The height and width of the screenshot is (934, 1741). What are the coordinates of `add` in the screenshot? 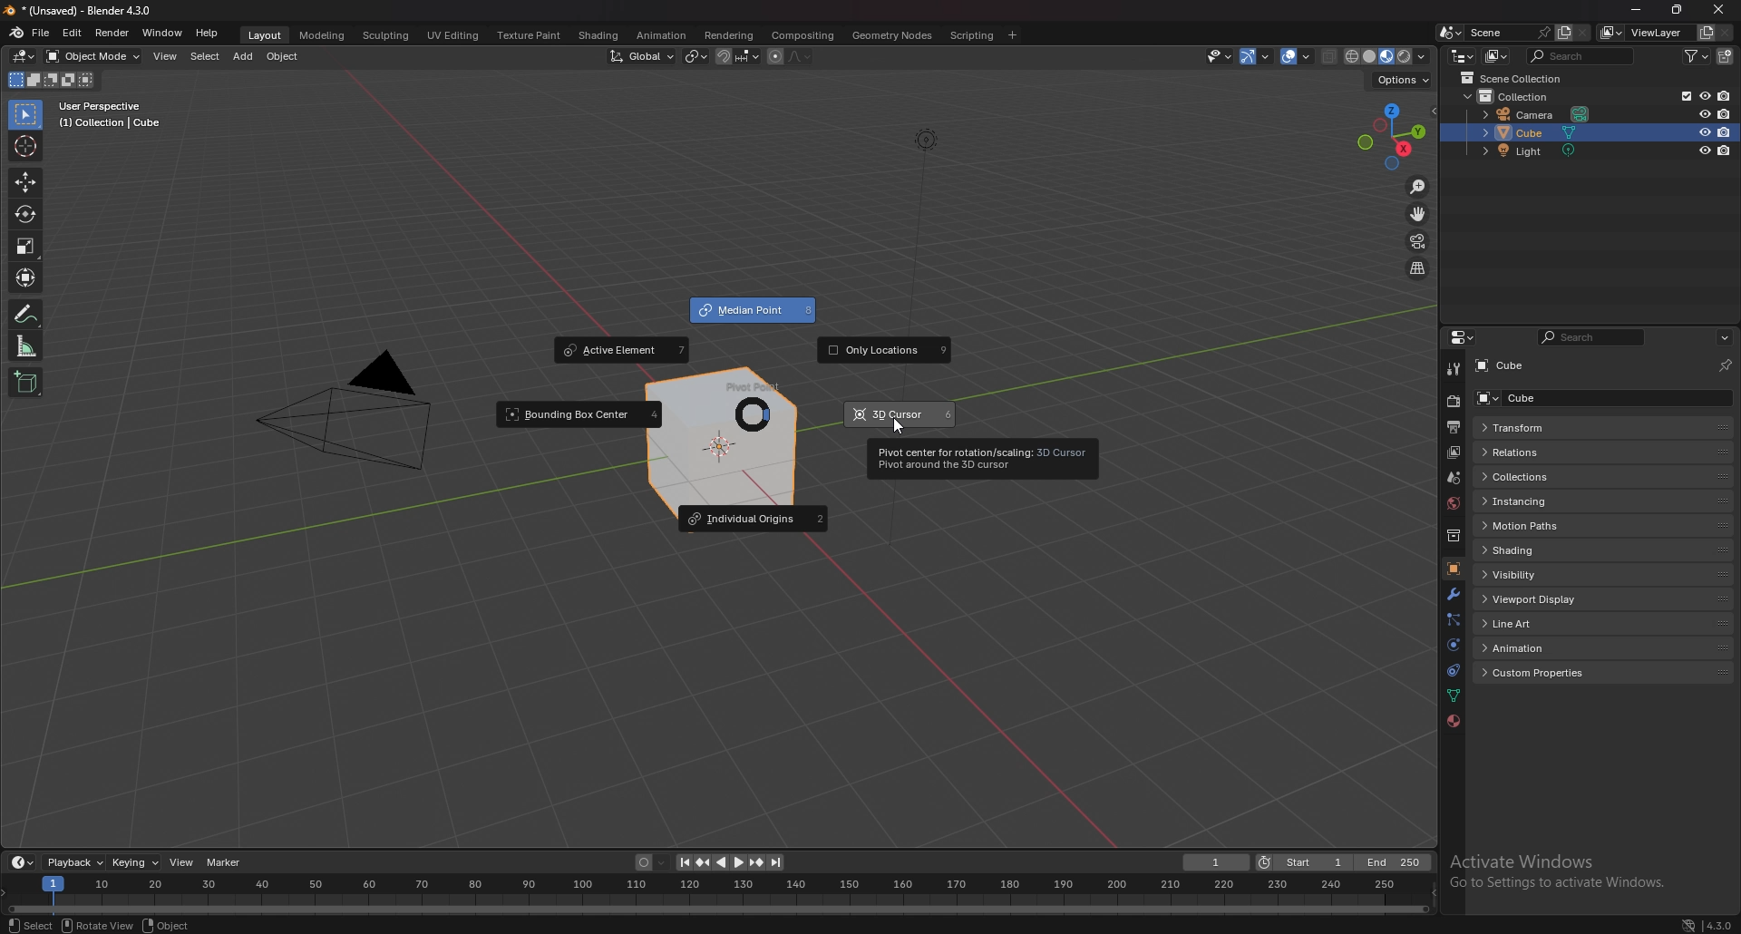 It's located at (245, 56).